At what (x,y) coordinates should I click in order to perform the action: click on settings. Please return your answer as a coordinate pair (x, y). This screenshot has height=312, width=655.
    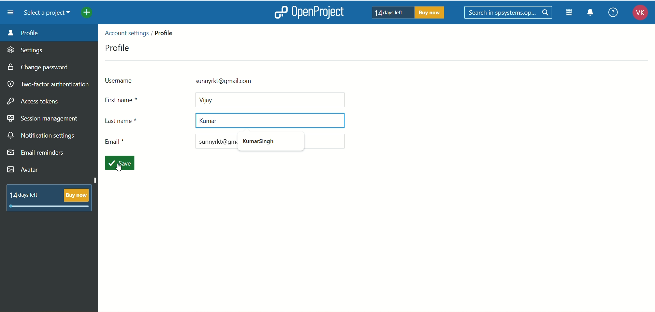
    Looking at the image, I should click on (26, 51).